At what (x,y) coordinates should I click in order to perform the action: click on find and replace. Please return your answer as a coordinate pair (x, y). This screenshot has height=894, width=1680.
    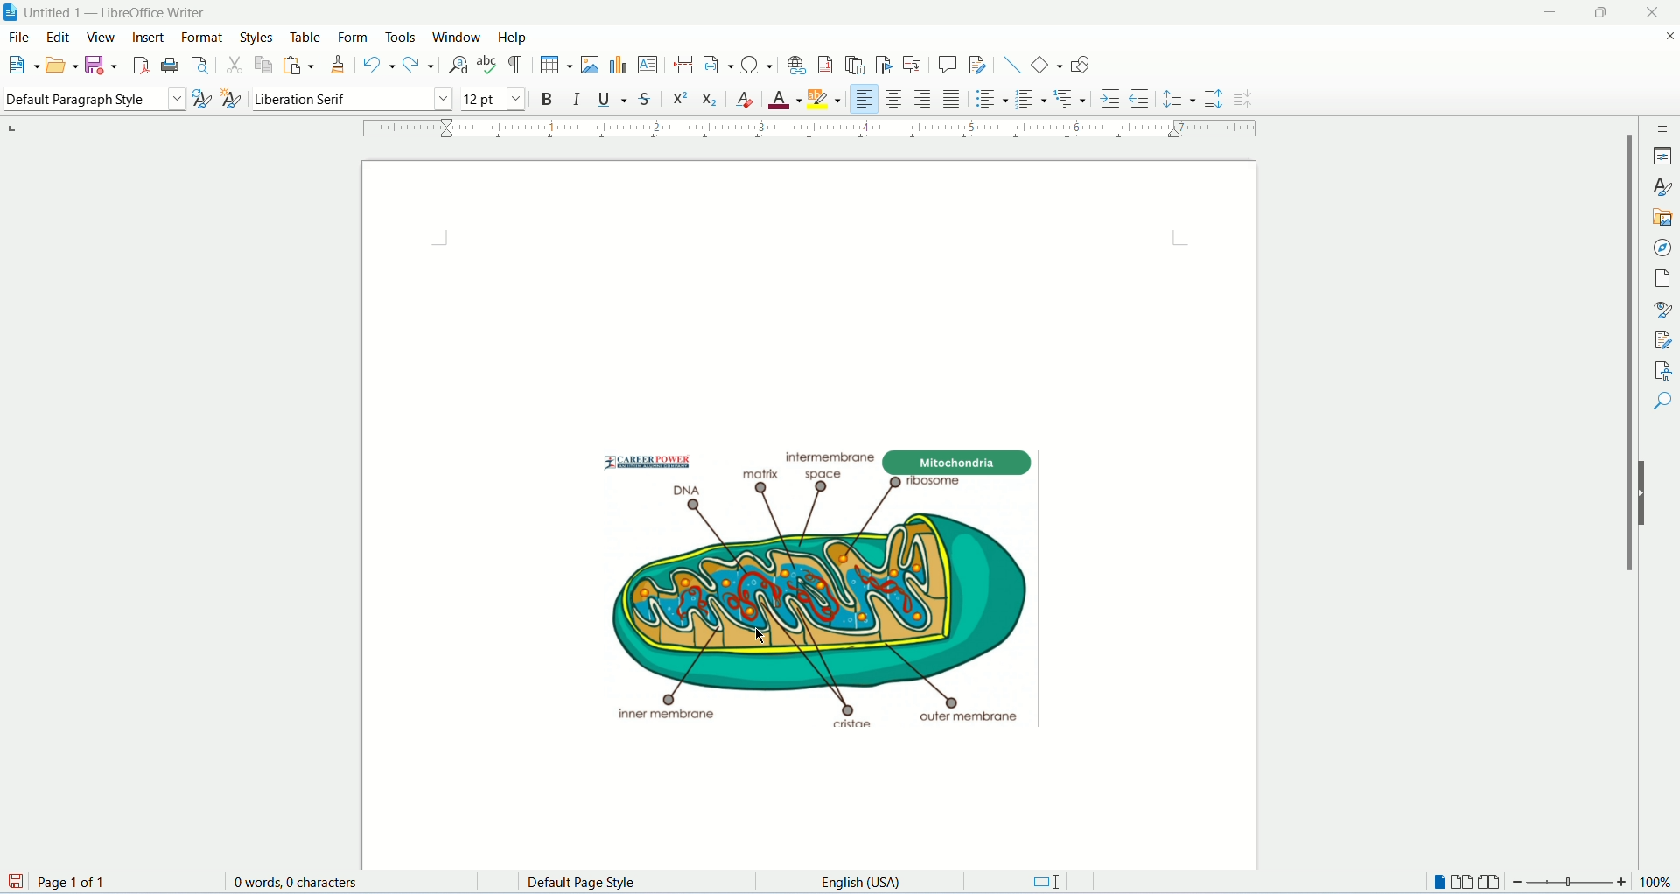
    Looking at the image, I should click on (458, 66).